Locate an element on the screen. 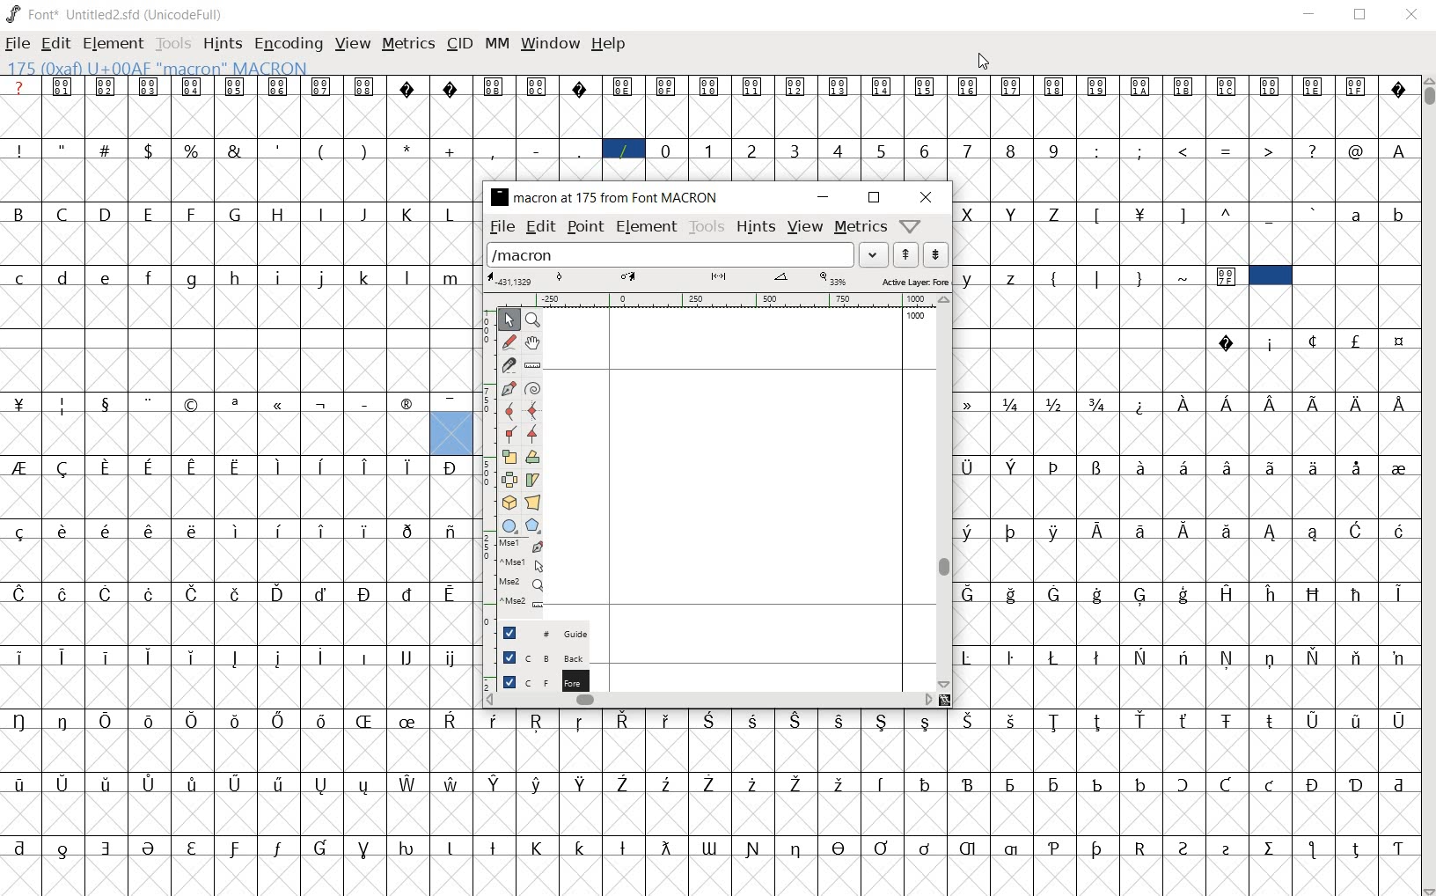 Image resolution: width=1436 pixels, height=896 pixels. ruler is located at coordinates (533, 363).